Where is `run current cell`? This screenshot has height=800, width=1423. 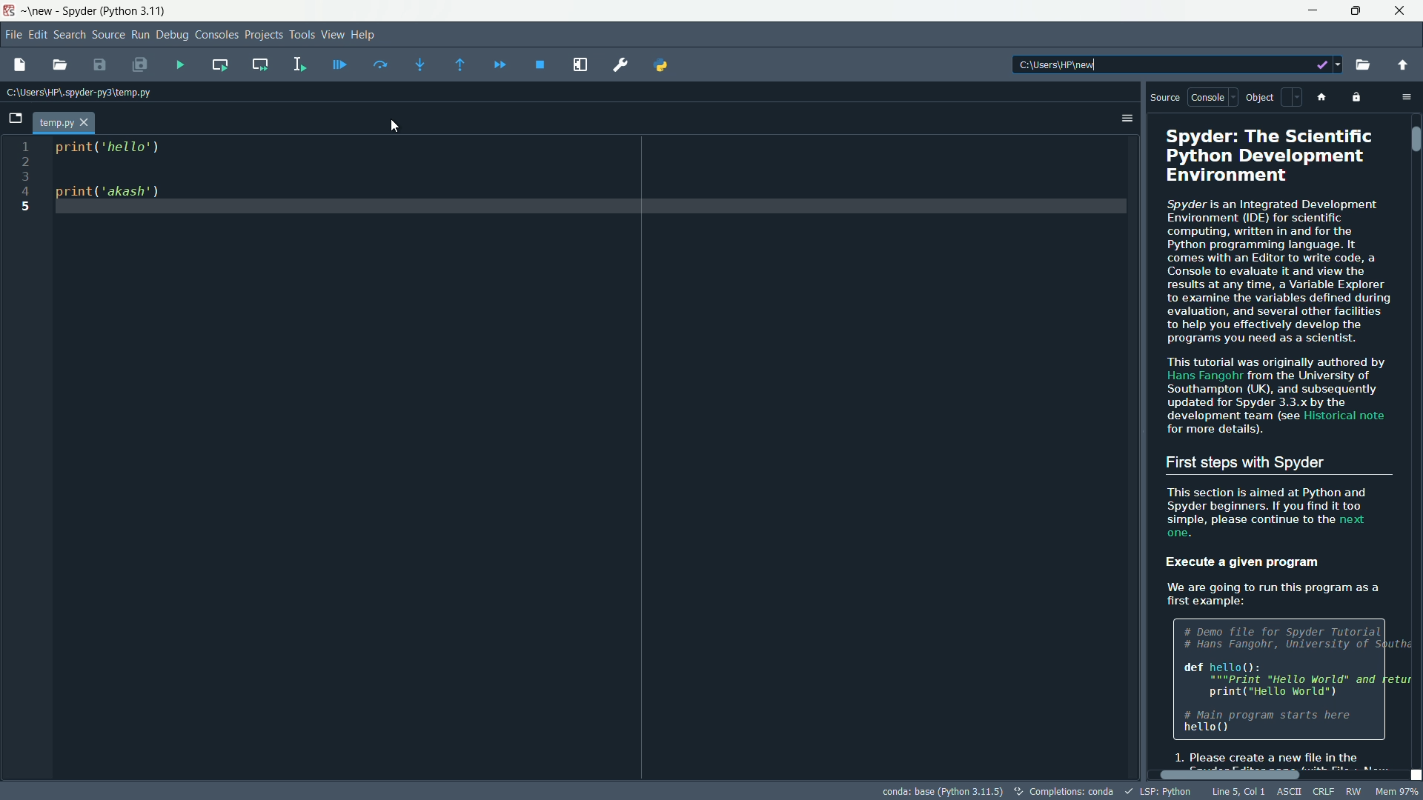
run current cell is located at coordinates (219, 64).